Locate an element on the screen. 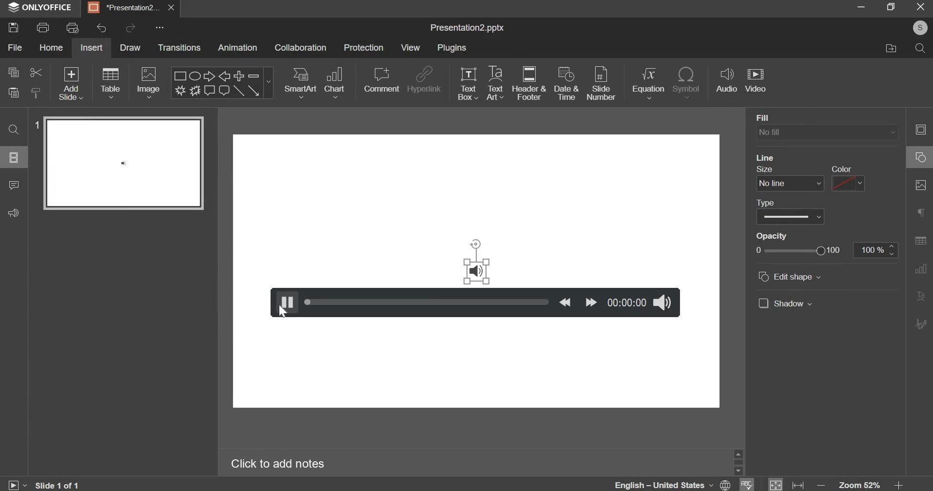 This screenshot has height=491, width=933. signature settings is located at coordinates (919, 323).